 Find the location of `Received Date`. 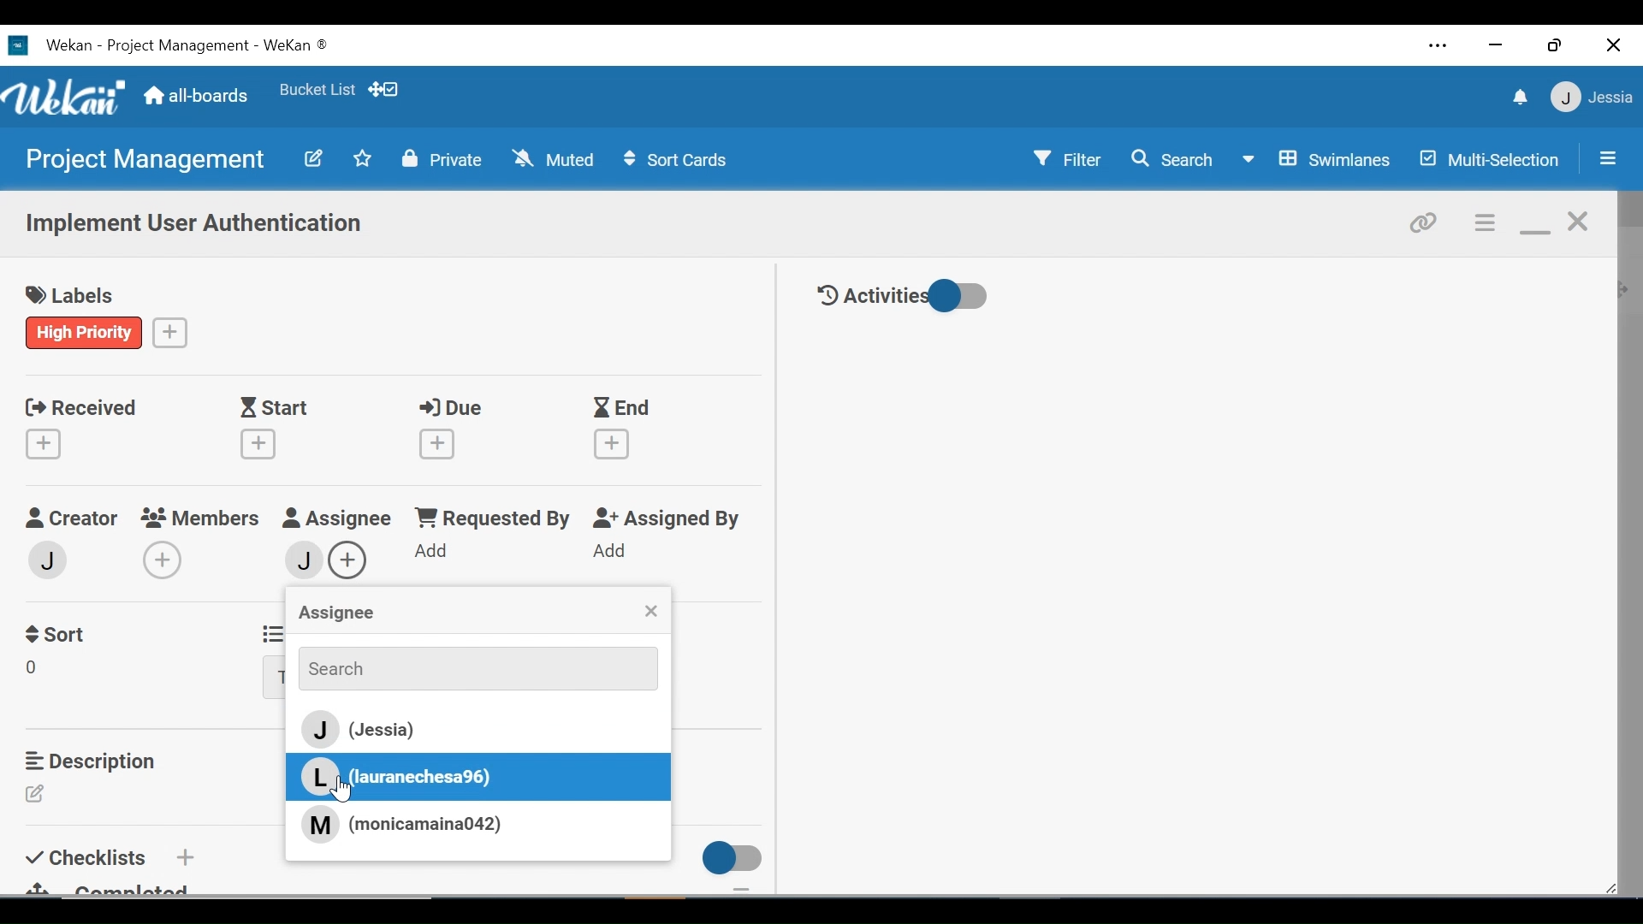

Received Date is located at coordinates (80, 406).